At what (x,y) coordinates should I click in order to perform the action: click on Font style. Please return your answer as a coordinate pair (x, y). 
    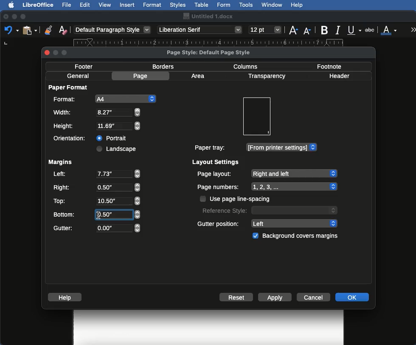
    Looking at the image, I should click on (200, 30).